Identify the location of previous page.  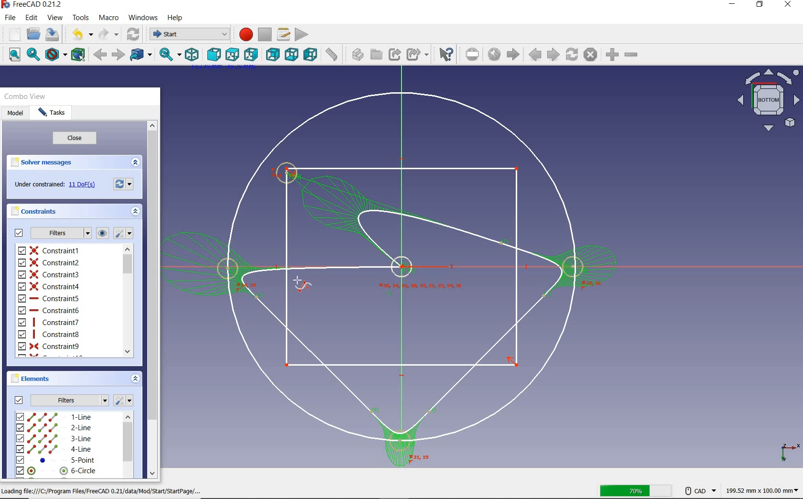
(535, 56).